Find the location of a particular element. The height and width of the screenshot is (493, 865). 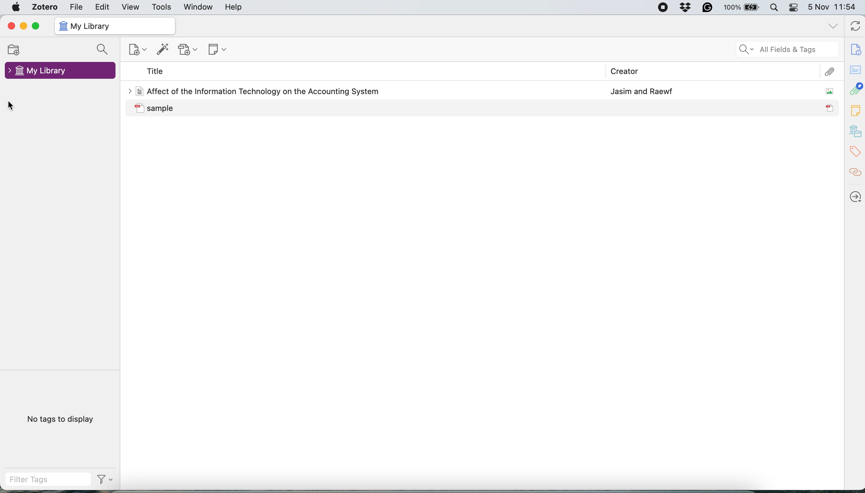

list all tabs is located at coordinates (835, 27).